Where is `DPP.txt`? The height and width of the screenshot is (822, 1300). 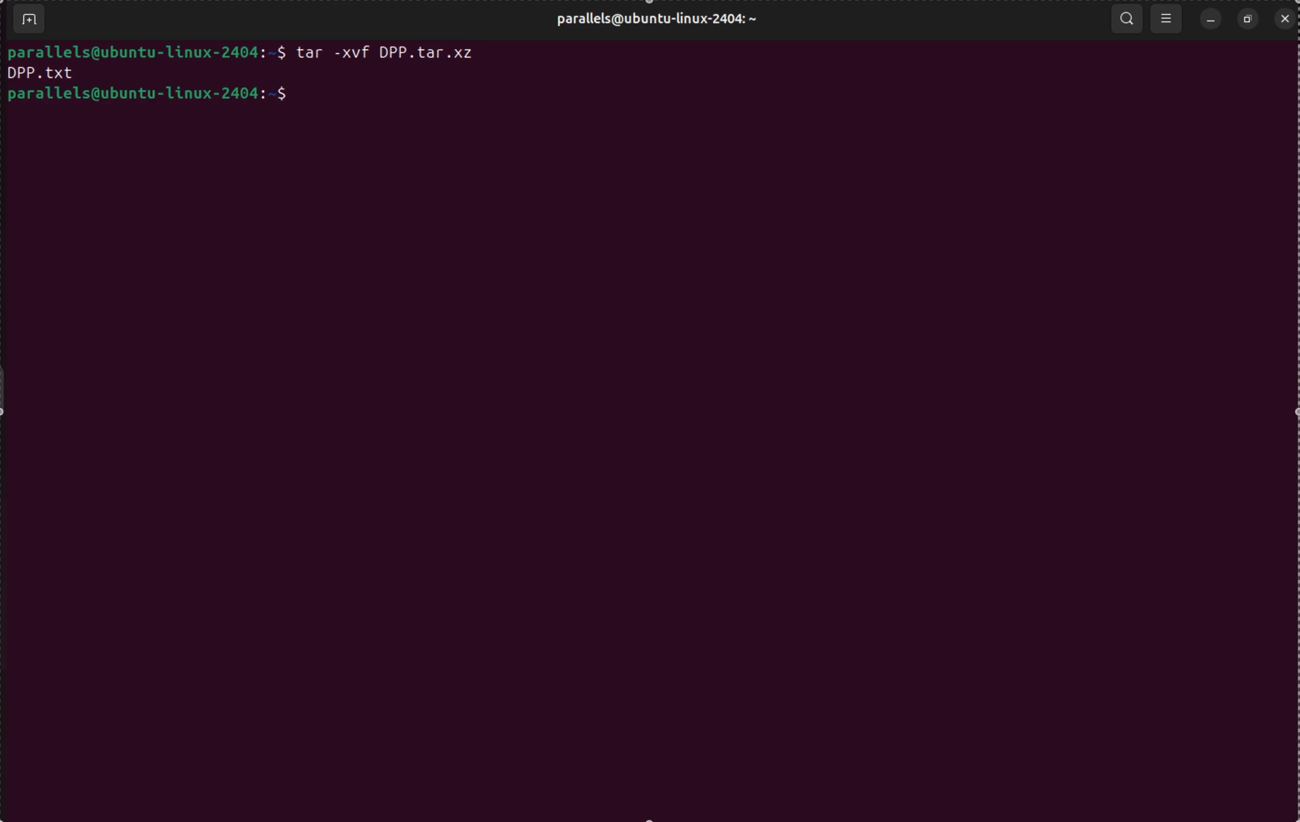
DPP.txt is located at coordinates (45, 73).